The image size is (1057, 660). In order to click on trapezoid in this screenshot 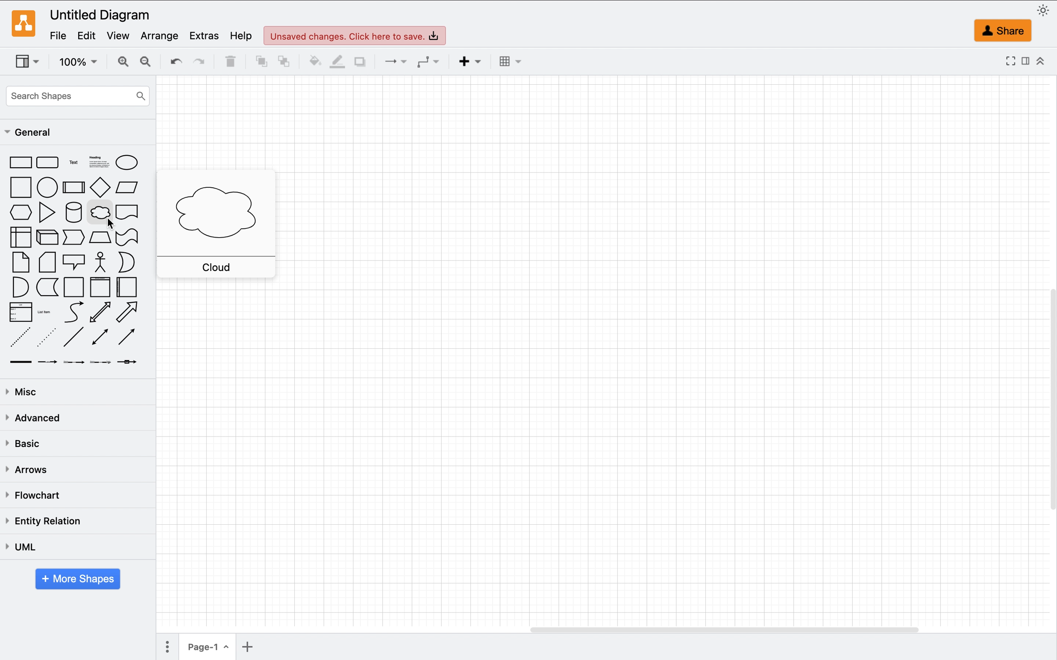, I will do `click(100, 237)`.